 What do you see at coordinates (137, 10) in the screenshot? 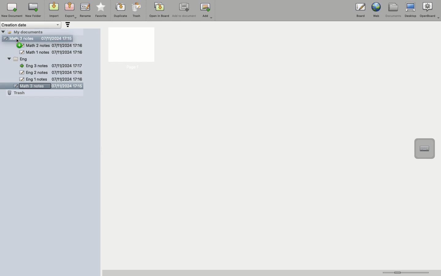
I see `Trash` at bounding box center [137, 10].